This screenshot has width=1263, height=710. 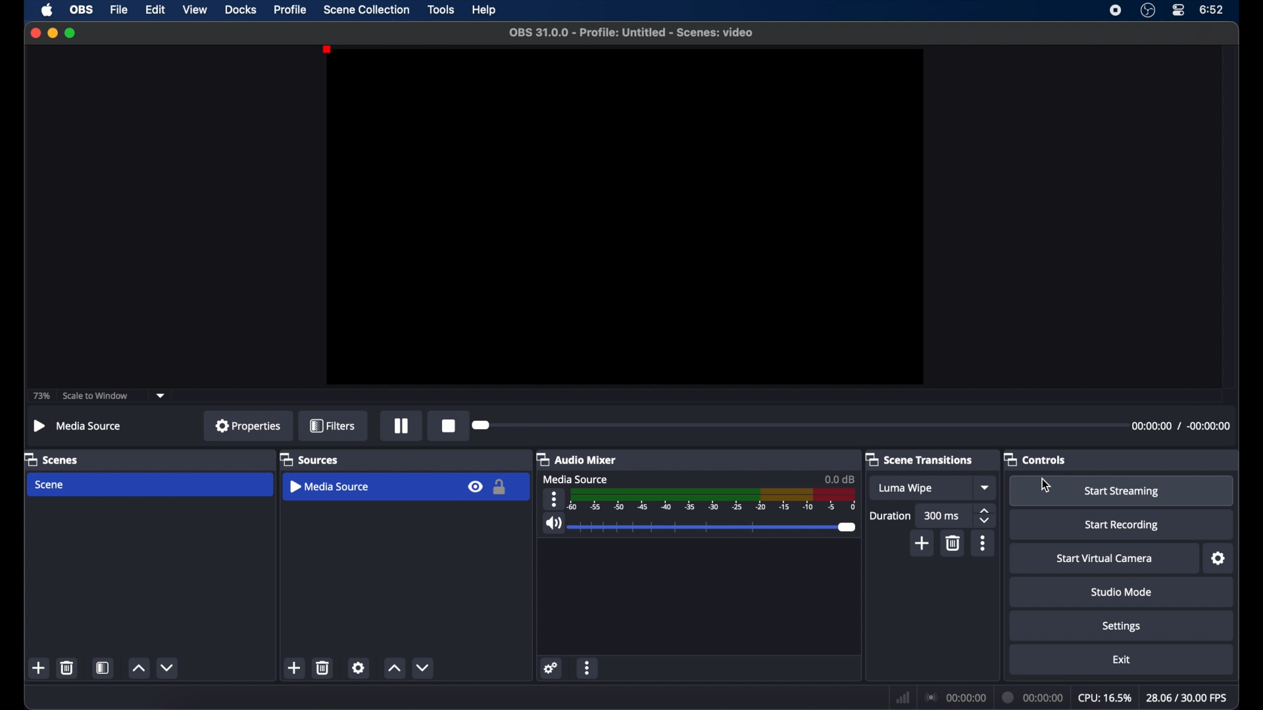 What do you see at coordinates (167, 667) in the screenshot?
I see `decrement` at bounding box center [167, 667].